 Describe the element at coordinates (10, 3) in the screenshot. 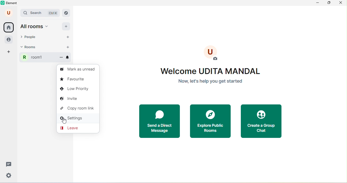

I see `element` at that location.